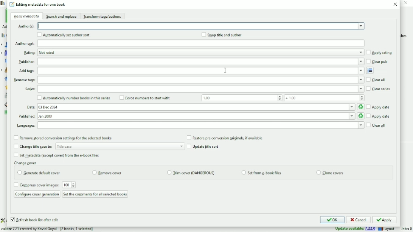  Describe the element at coordinates (379, 107) in the screenshot. I see `Apply date` at that location.